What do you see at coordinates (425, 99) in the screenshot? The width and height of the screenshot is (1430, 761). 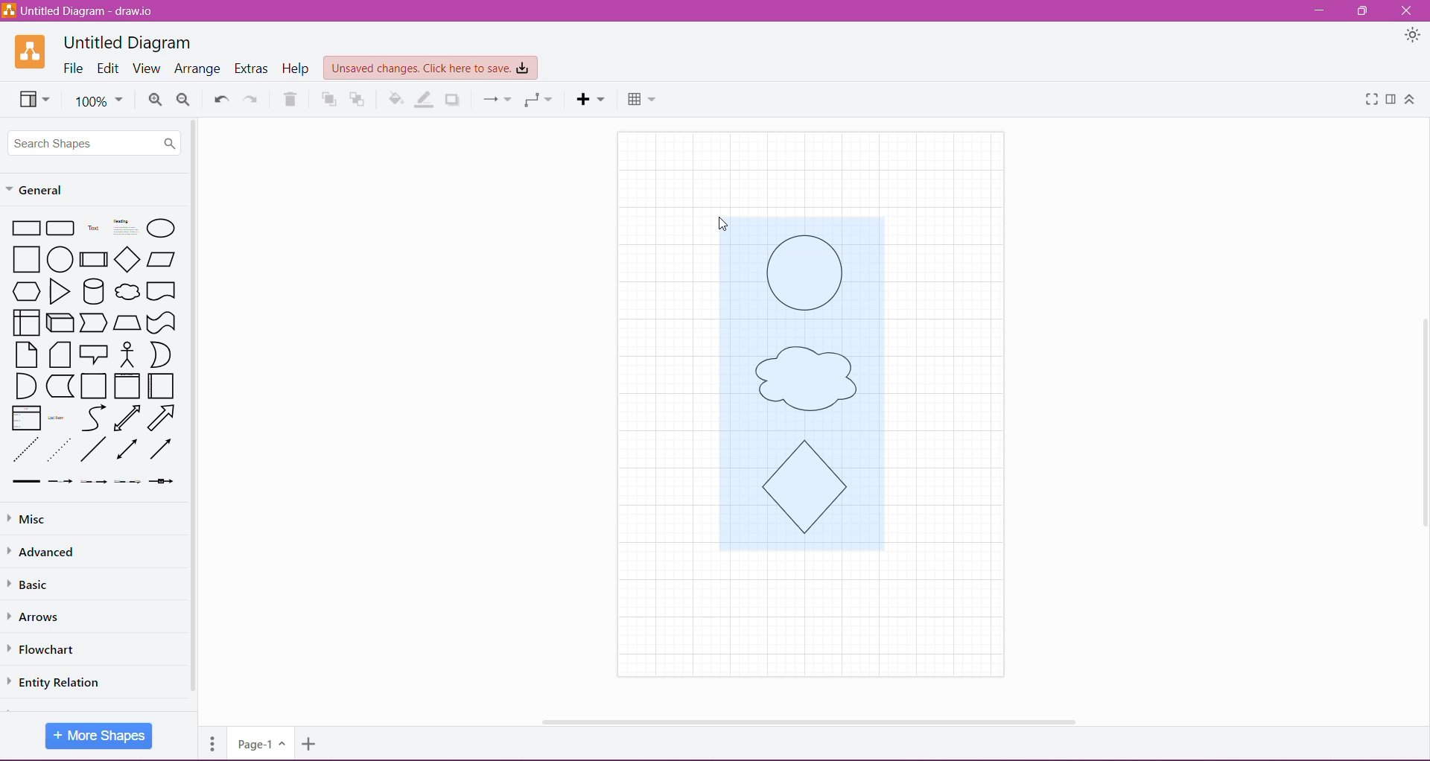 I see `Line Color` at bounding box center [425, 99].